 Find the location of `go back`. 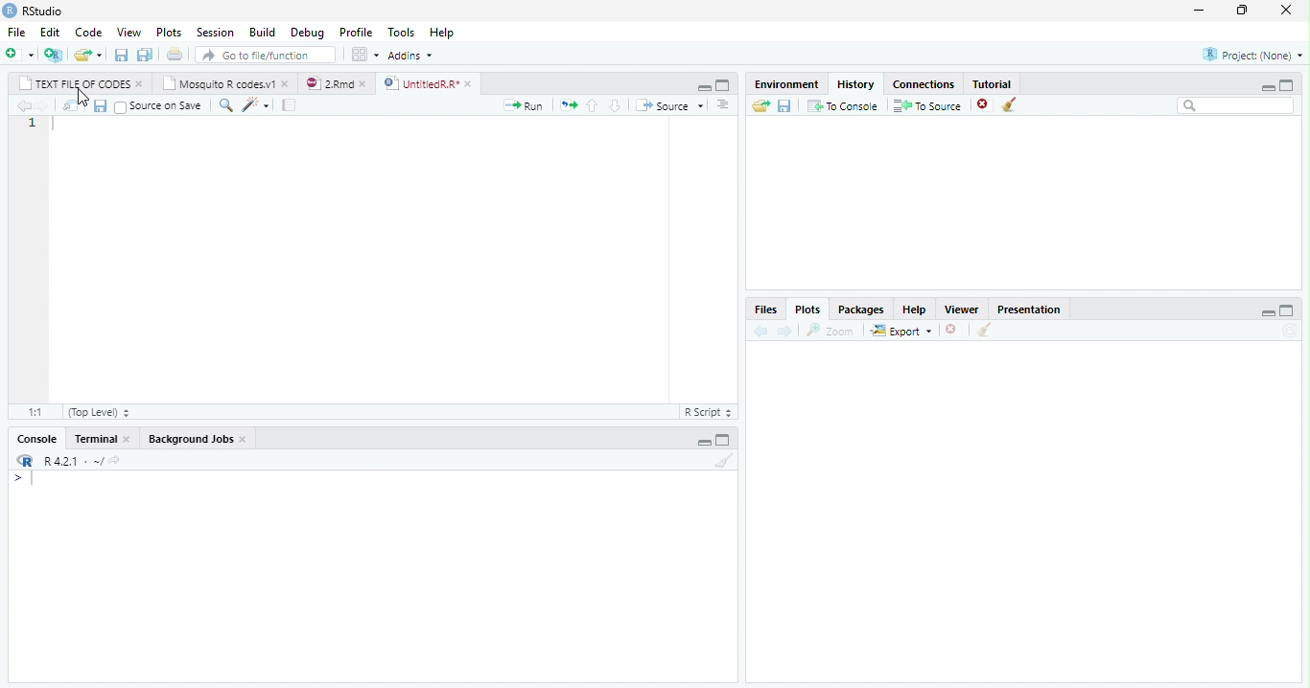

go back is located at coordinates (20, 105).